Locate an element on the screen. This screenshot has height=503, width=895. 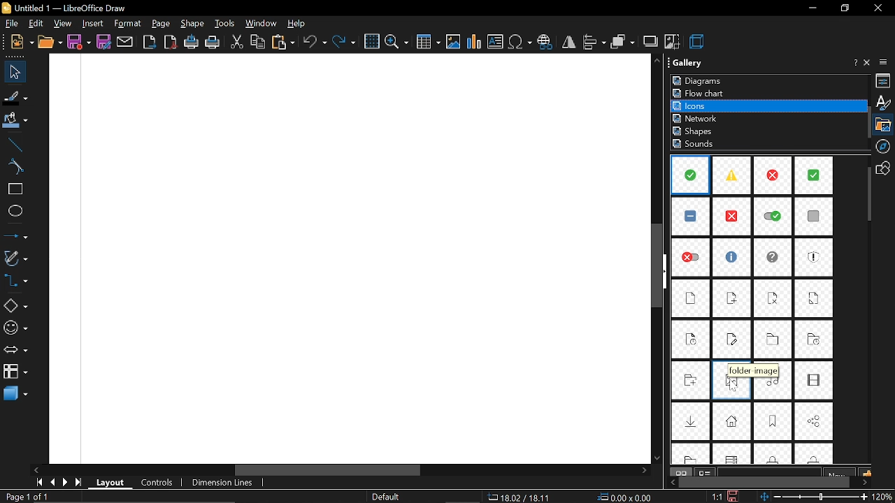
icons is located at coordinates (699, 105).